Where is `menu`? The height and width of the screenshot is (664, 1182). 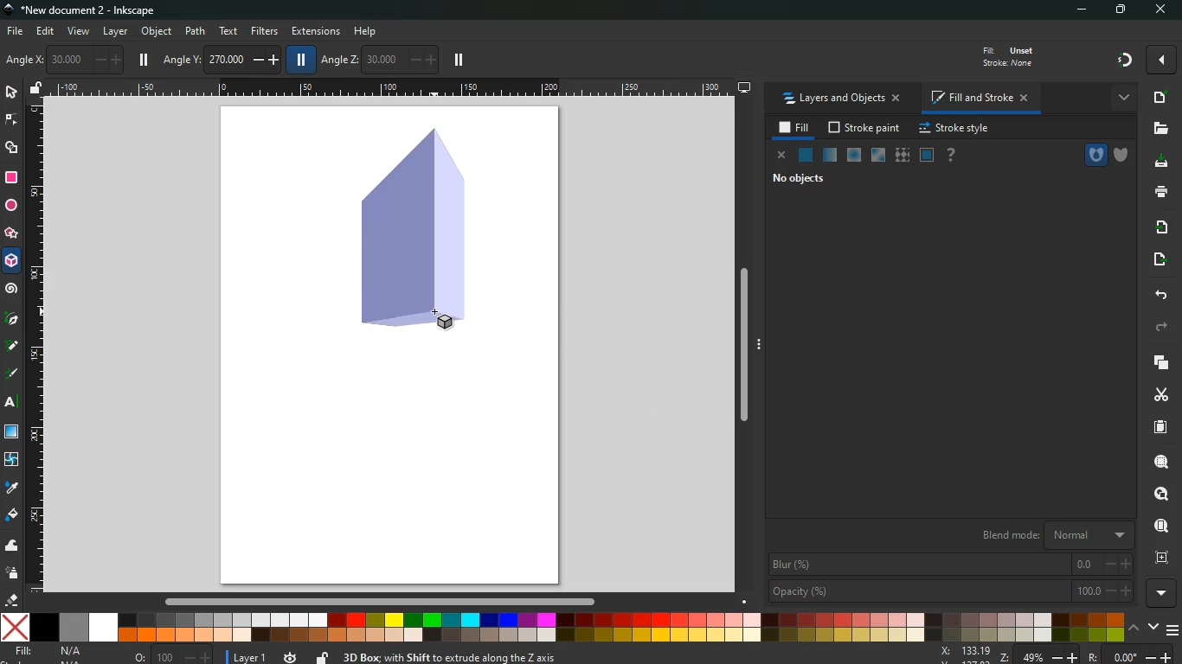
menu is located at coordinates (1174, 630).